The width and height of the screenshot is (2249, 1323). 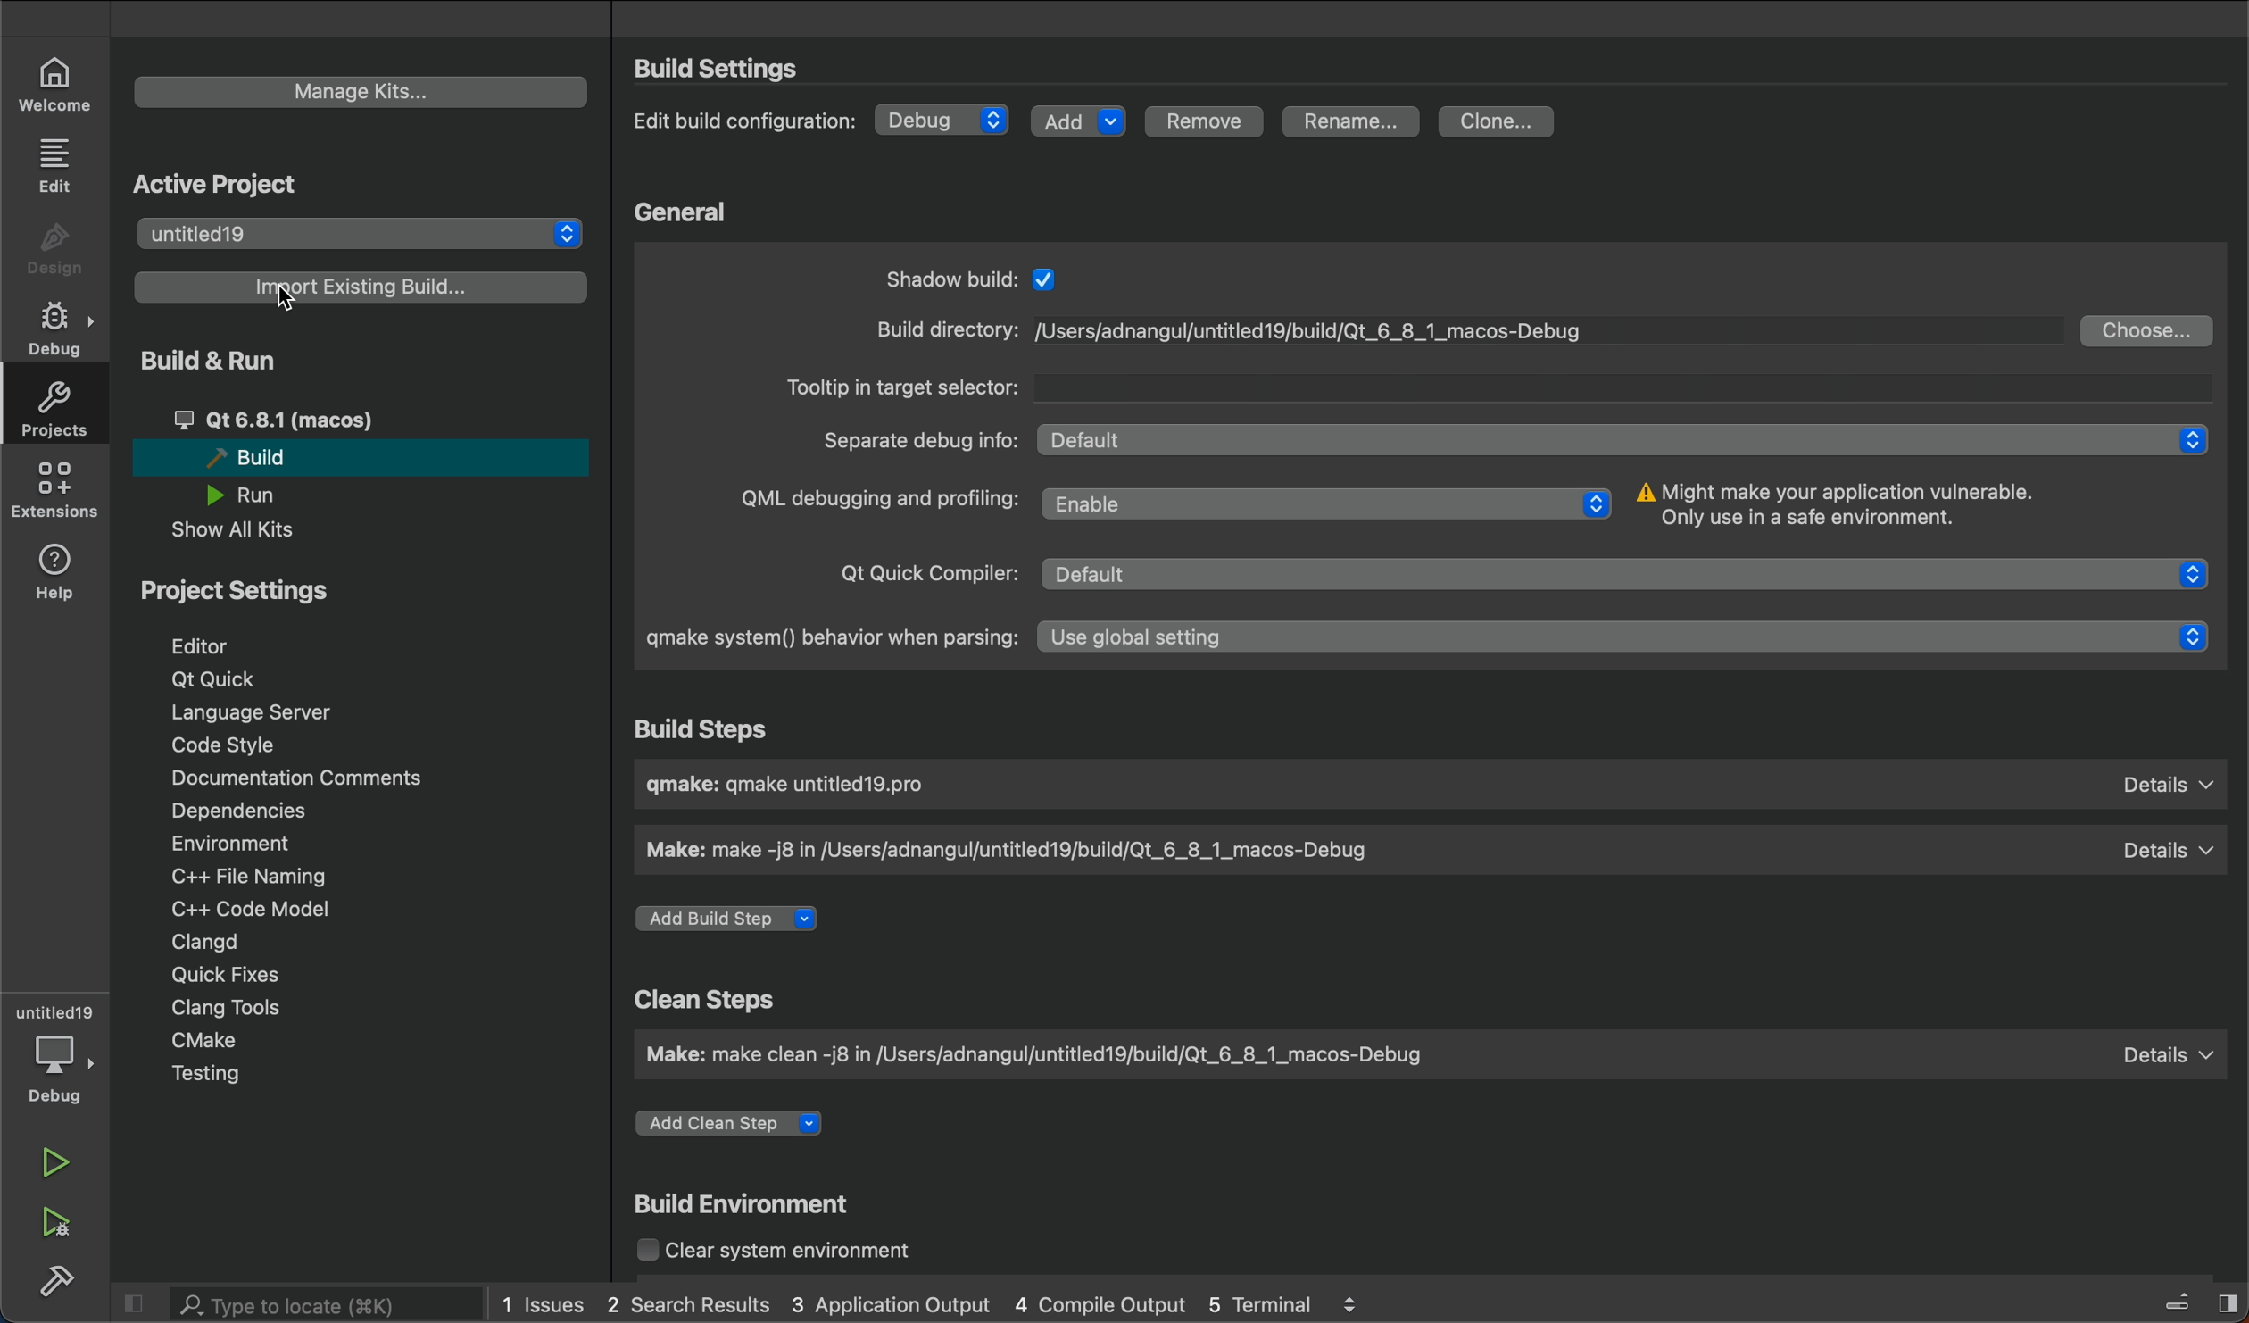 I want to click on cursor, so click(x=280, y=290).